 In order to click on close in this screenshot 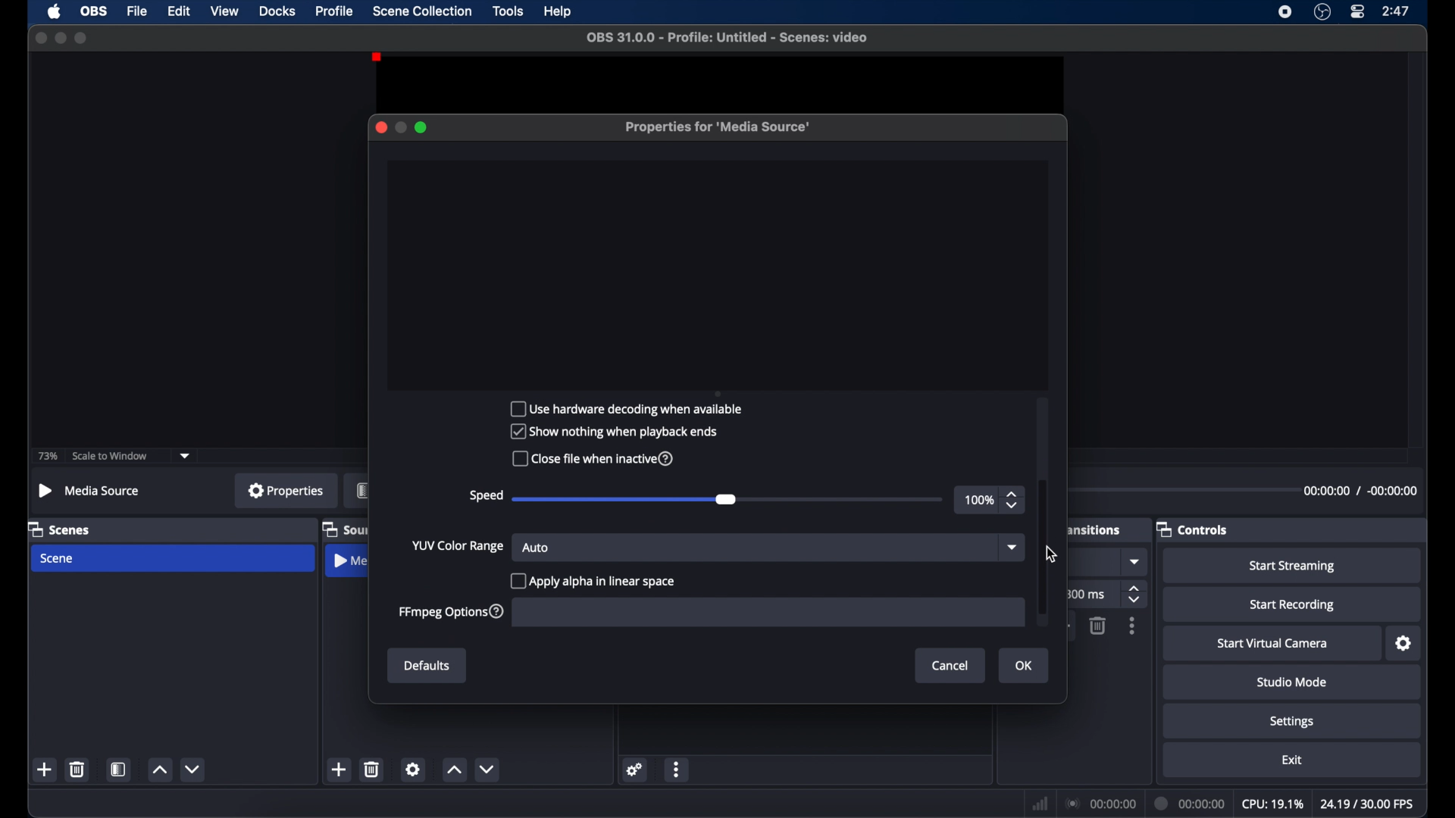, I will do `click(40, 37)`.